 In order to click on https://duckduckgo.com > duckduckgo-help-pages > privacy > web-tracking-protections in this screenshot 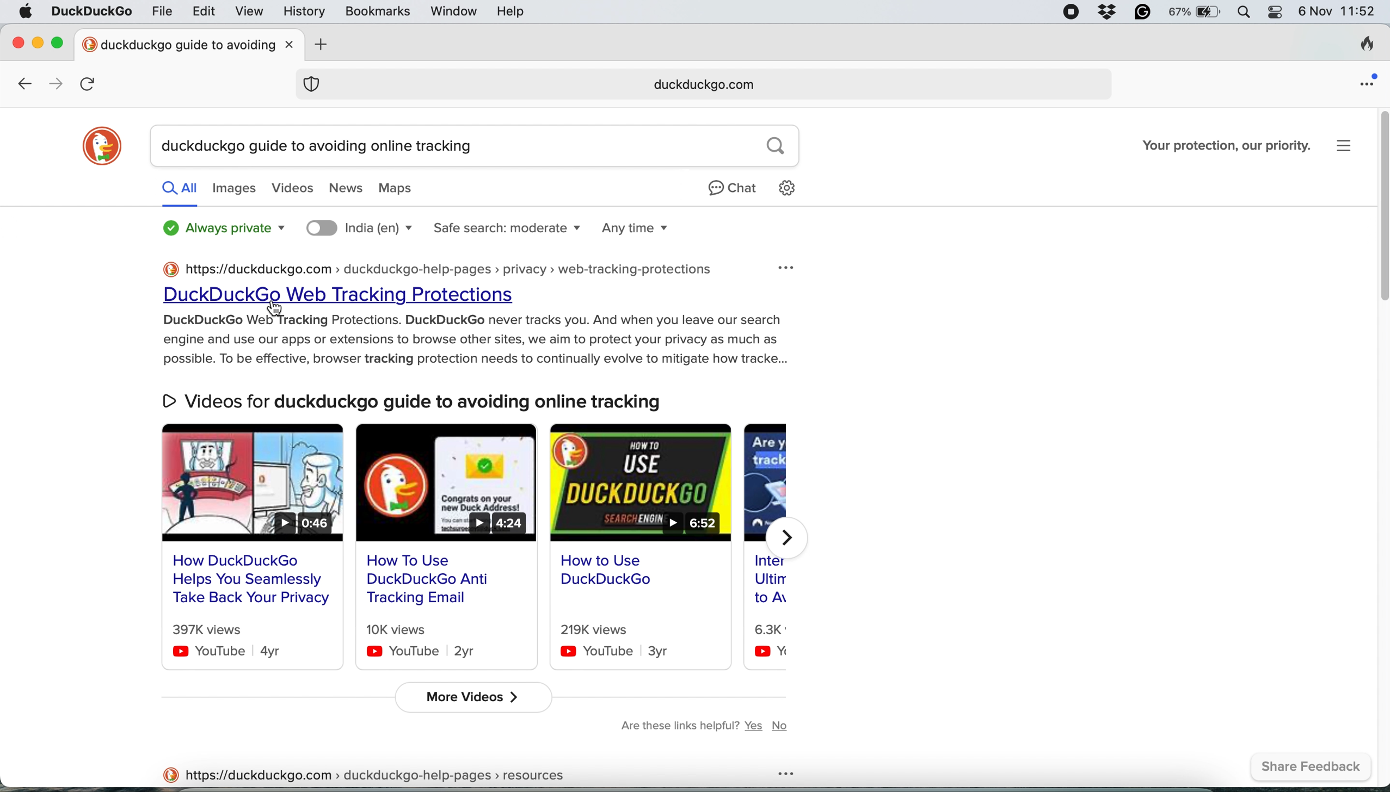, I will do `click(438, 268)`.